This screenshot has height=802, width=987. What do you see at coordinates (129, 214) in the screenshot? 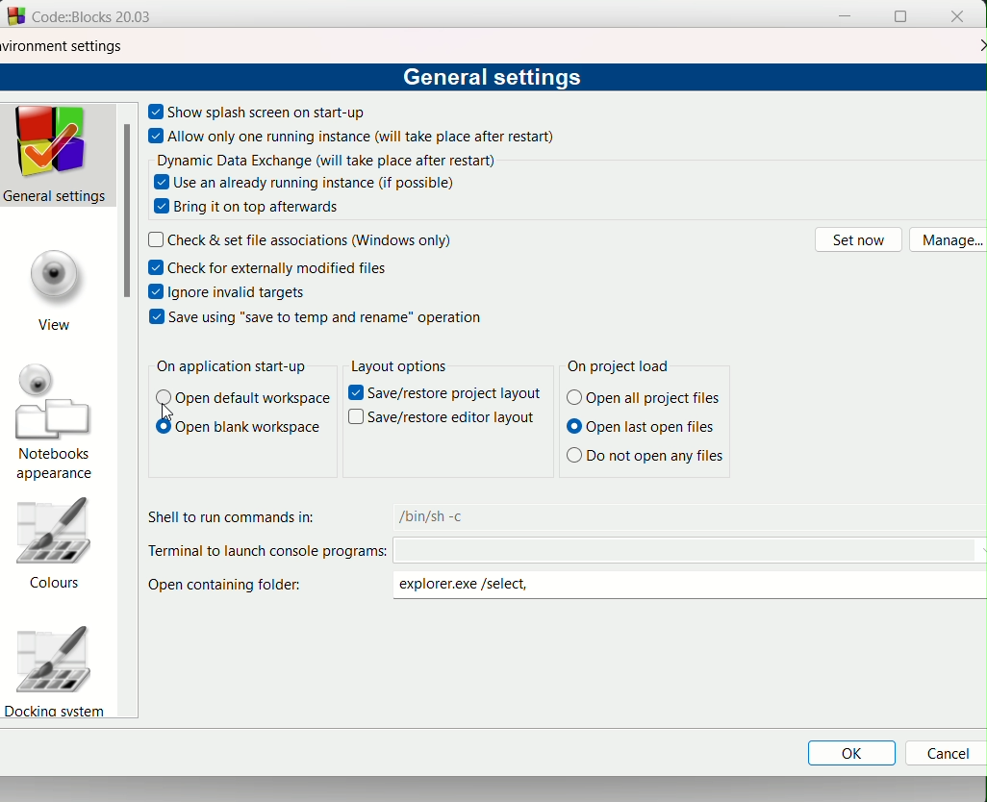
I see `scrollbar` at bounding box center [129, 214].